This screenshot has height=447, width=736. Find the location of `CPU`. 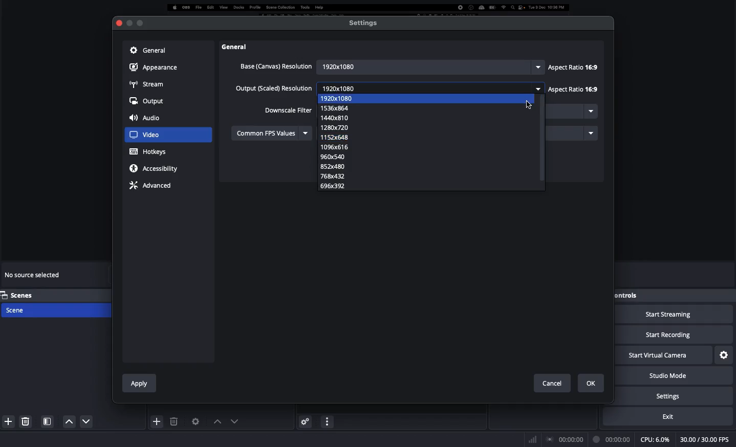

CPU is located at coordinates (655, 440).